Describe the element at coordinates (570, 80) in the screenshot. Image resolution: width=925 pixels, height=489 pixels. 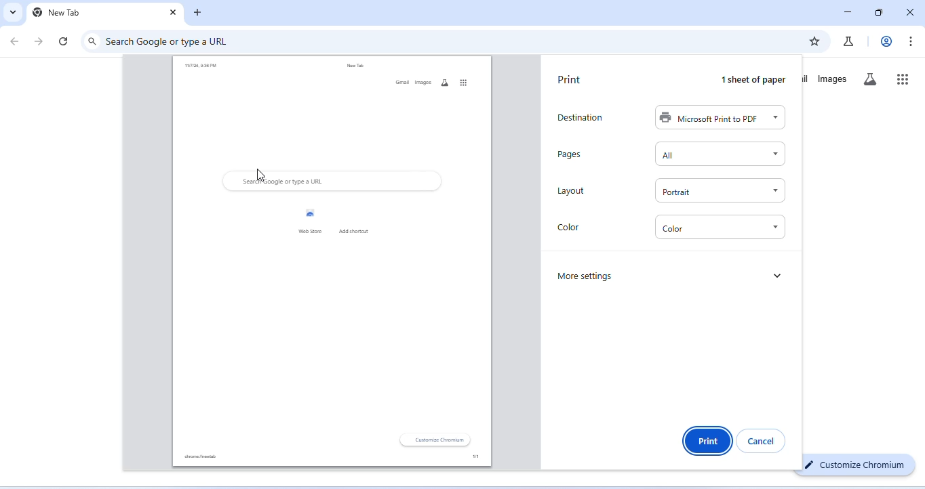
I see `print` at that location.